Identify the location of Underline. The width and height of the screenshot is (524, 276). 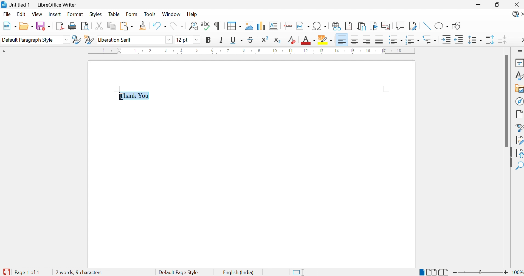
(237, 40).